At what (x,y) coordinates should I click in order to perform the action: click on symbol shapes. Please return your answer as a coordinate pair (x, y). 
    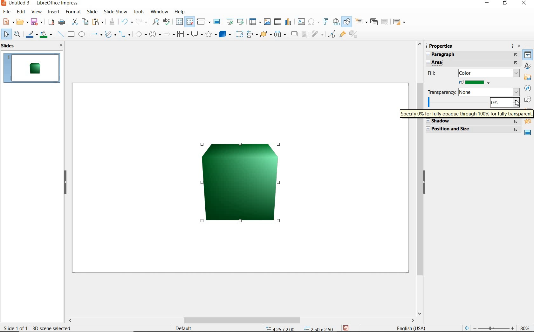
    Looking at the image, I should click on (155, 34).